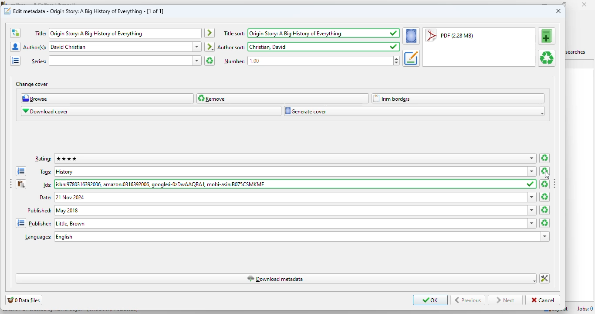  I want to click on dropdown, so click(532, 159).